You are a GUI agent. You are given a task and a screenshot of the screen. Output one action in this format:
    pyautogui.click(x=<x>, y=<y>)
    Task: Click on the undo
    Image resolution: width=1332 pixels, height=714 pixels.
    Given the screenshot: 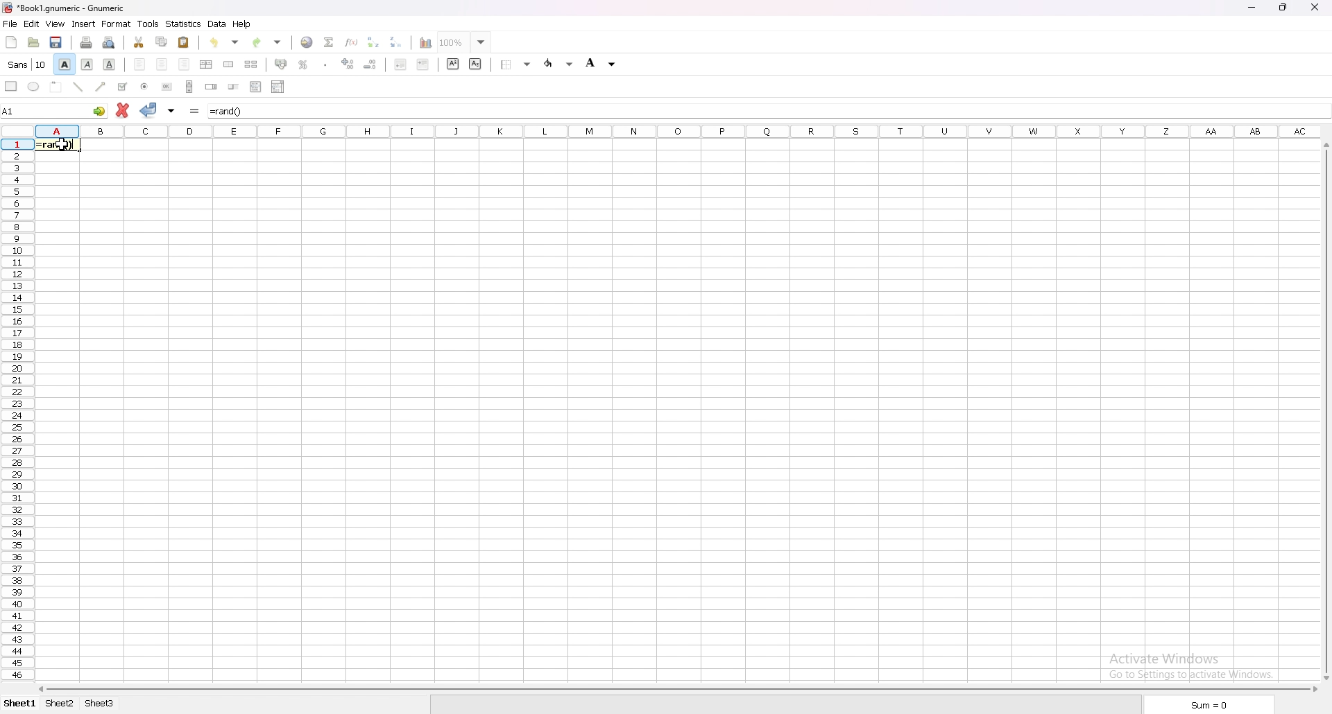 What is the action you would take?
    pyautogui.click(x=226, y=42)
    